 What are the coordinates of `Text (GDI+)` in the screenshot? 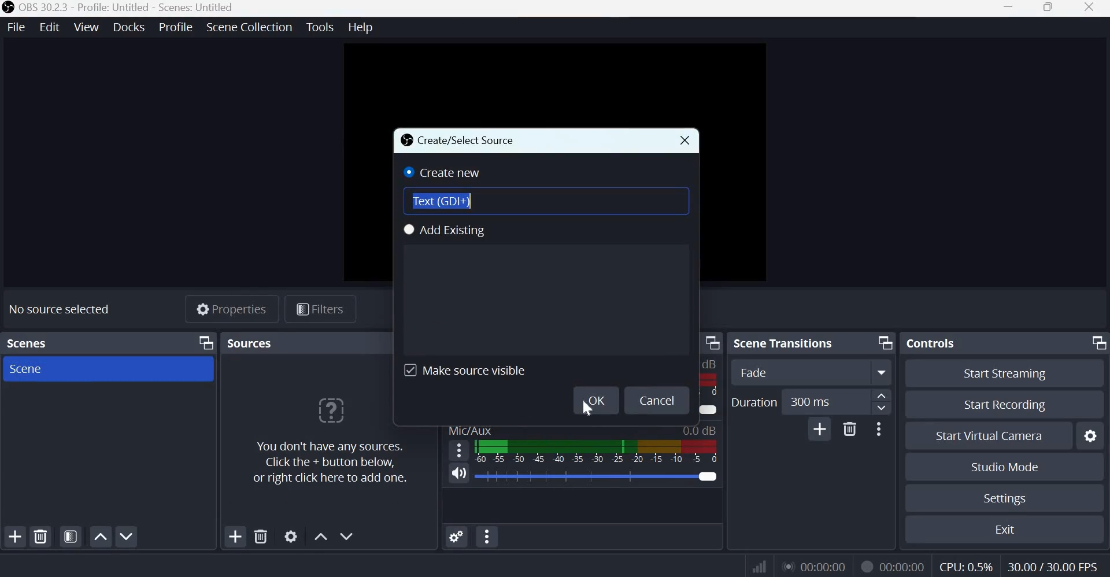 It's located at (547, 200).